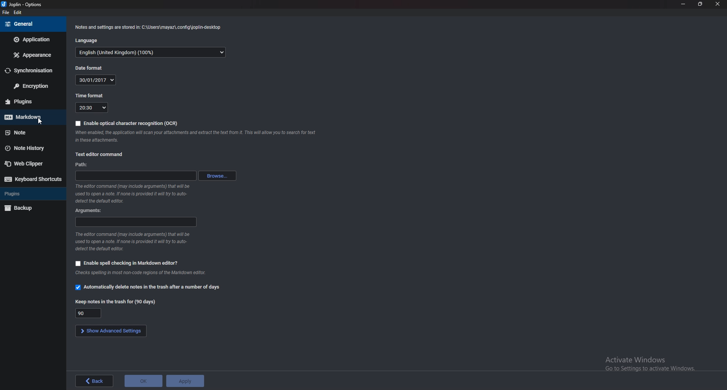  What do you see at coordinates (22, 5) in the screenshot?
I see `Joplin-Options` at bounding box center [22, 5].